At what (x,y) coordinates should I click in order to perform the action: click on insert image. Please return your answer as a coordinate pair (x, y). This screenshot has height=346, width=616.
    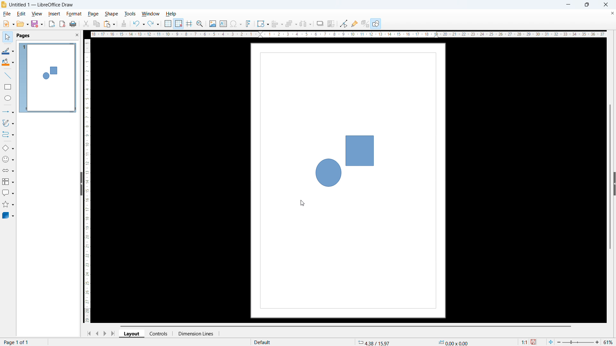
    Looking at the image, I should click on (213, 24).